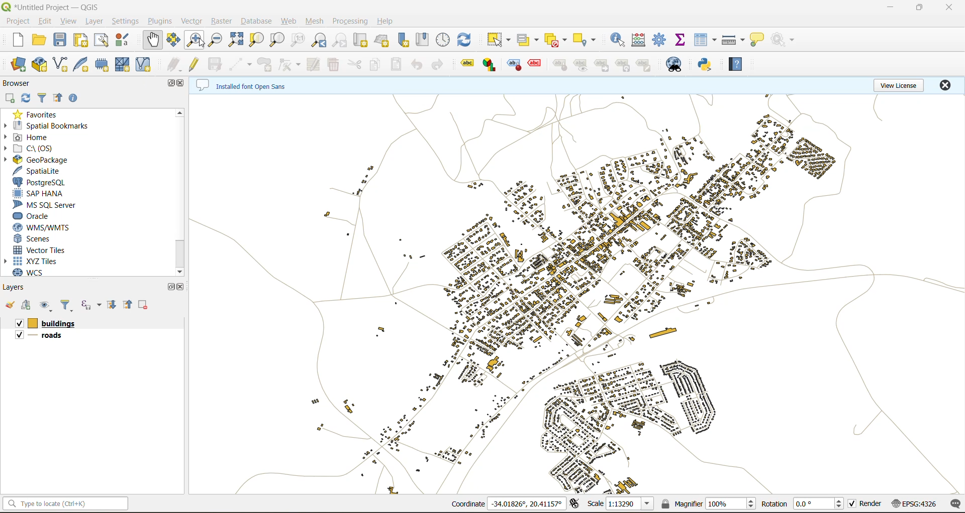 Image resolution: width=965 pixels, height=513 pixels. Describe the element at coordinates (127, 304) in the screenshot. I see `collapse all` at that location.